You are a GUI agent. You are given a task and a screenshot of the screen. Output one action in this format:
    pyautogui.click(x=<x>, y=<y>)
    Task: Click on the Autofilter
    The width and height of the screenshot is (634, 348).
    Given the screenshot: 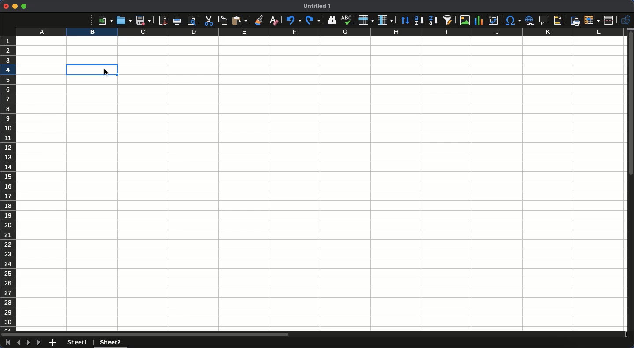 What is the action you would take?
    pyautogui.click(x=447, y=20)
    